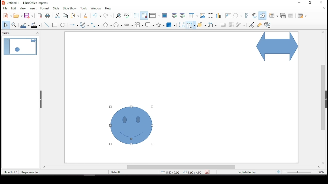 The height and width of the screenshot is (184, 328). What do you see at coordinates (120, 172) in the screenshot?
I see `default` at bounding box center [120, 172].